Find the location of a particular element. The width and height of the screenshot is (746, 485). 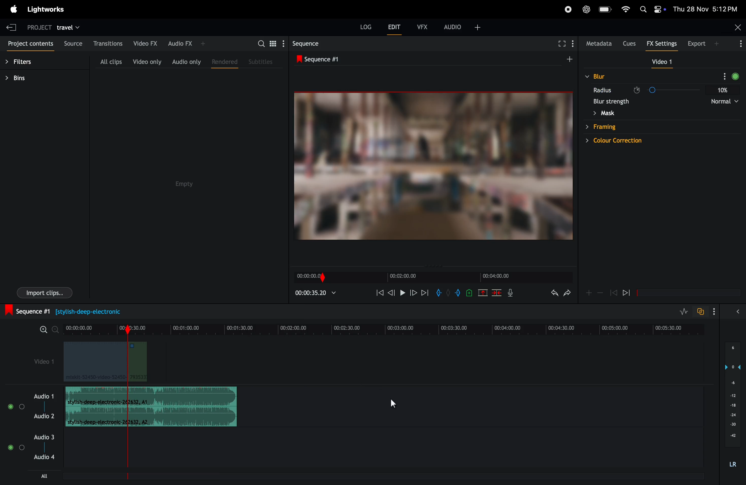

chatgpt is located at coordinates (586, 9).